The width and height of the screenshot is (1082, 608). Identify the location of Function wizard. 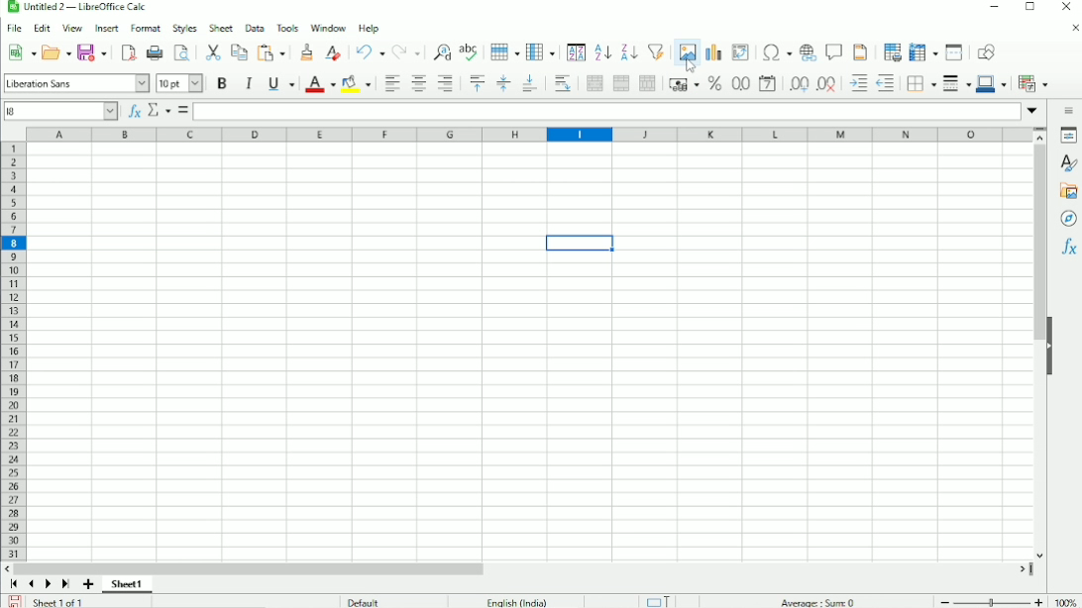
(133, 111).